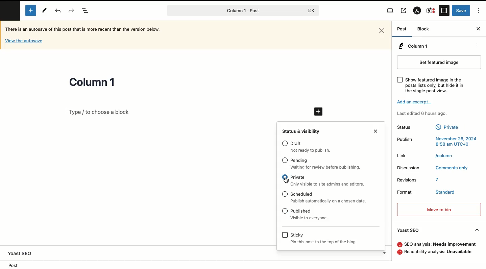 The image size is (486, 269). I want to click on Astar, so click(417, 11).